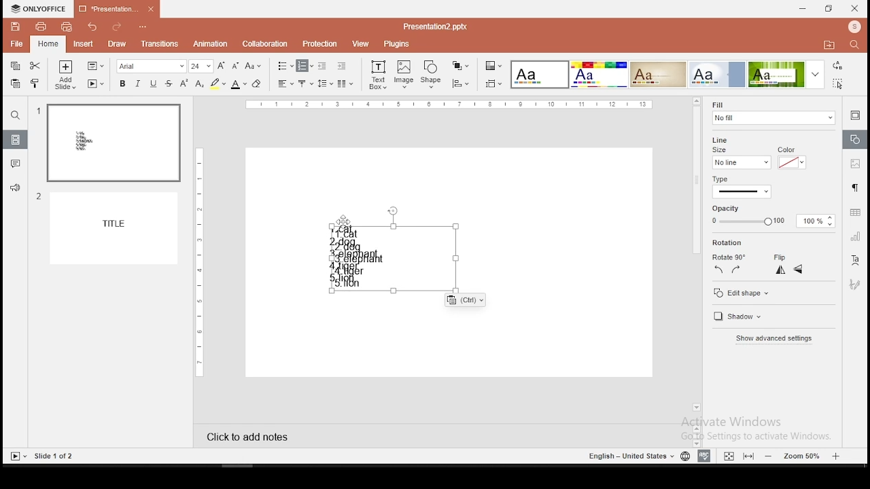  Describe the element at coordinates (729, 454) in the screenshot. I see `fit to slide` at that location.